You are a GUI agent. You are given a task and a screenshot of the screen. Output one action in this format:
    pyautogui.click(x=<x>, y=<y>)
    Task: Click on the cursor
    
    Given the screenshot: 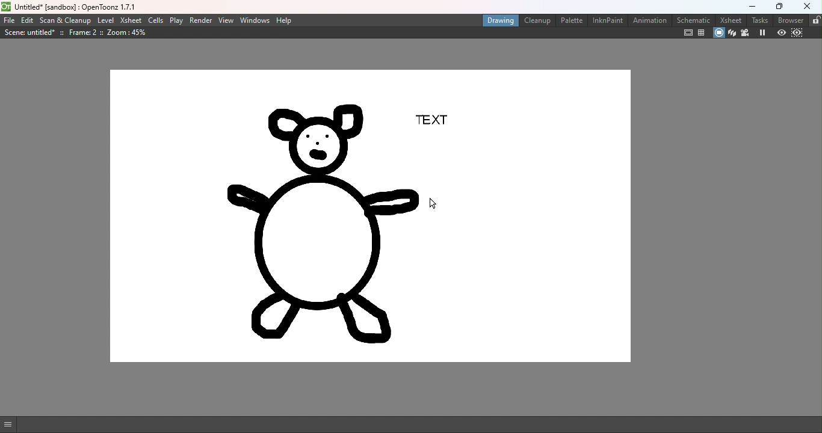 What is the action you would take?
    pyautogui.click(x=432, y=204)
    